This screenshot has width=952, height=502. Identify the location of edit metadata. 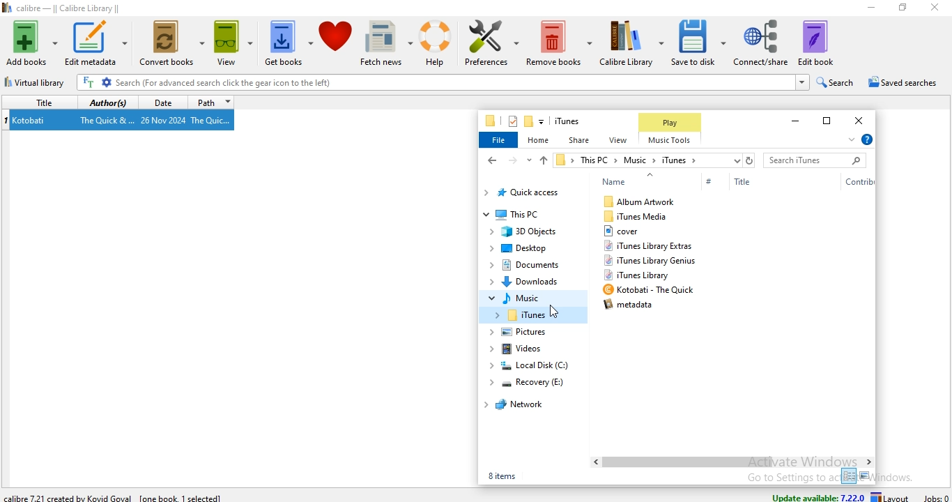
(96, 43).